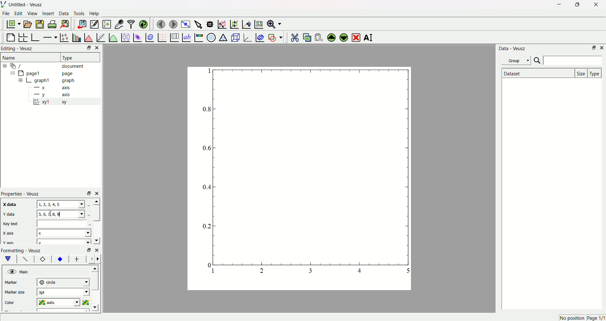 This screenshot has height=321, width=606. Describe the element at coordinates (161, 24) in the screenshot. I see `move to previous page` at that location.